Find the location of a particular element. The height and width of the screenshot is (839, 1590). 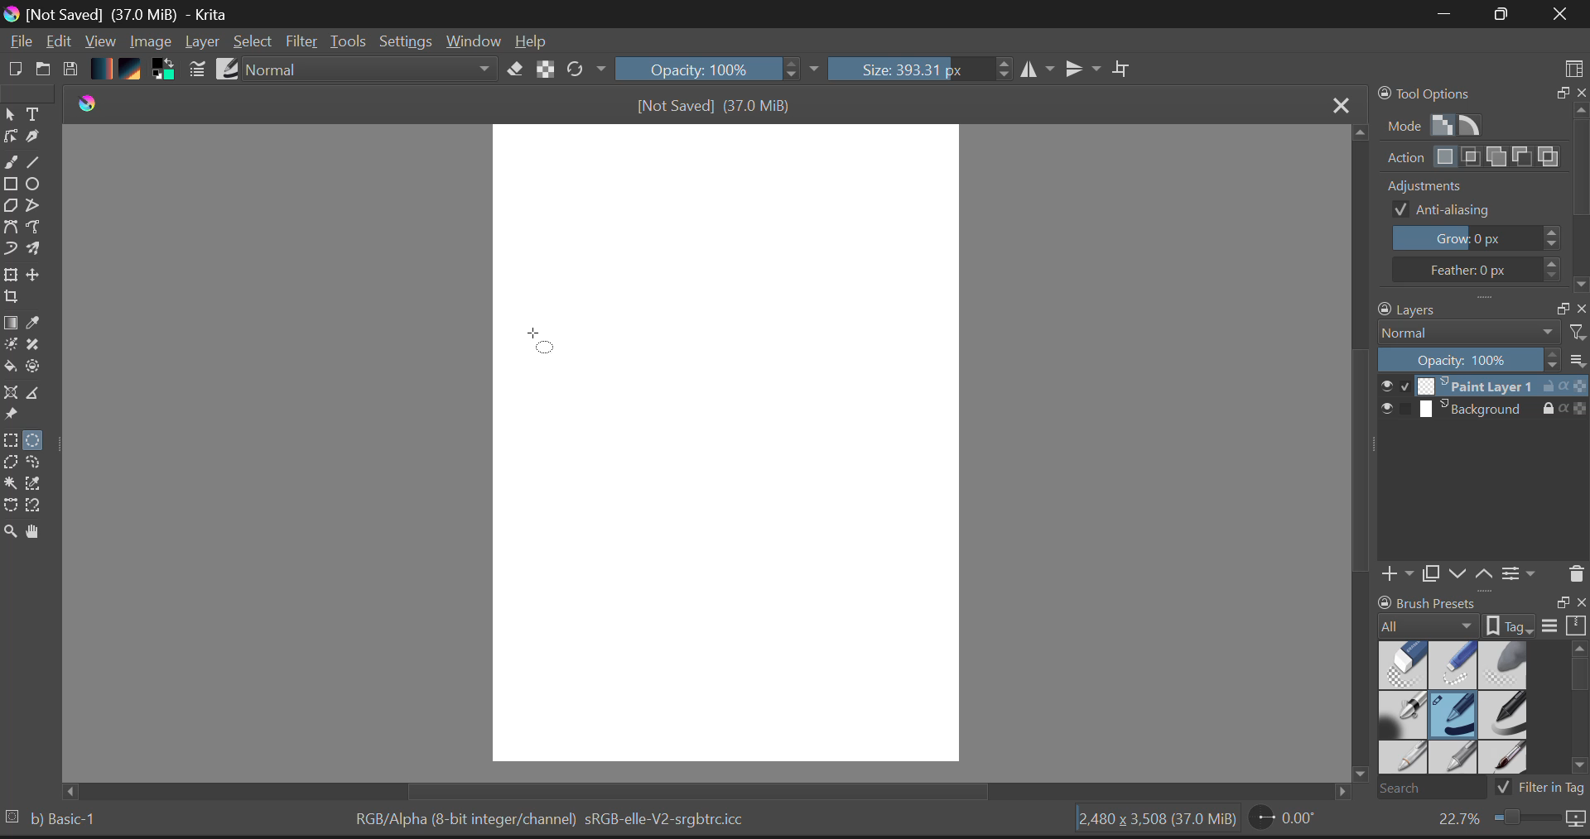

Layers Docker is located at coordinates (1476, 444).